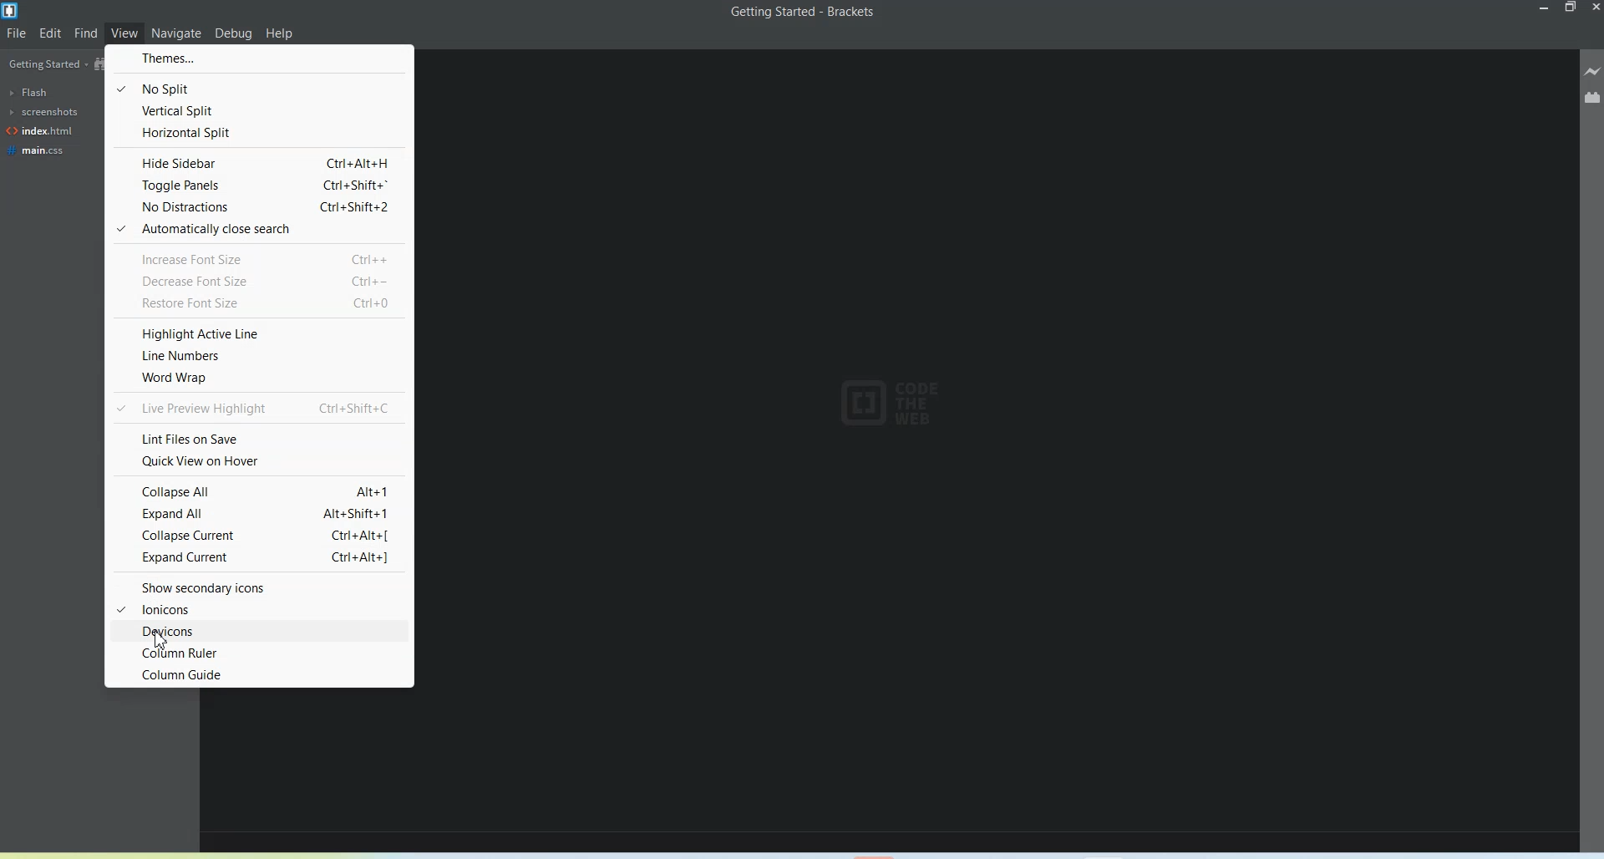  Describe the element at coordinates (1592, 70) in the screenshot. I see `Live Preview` at that location.